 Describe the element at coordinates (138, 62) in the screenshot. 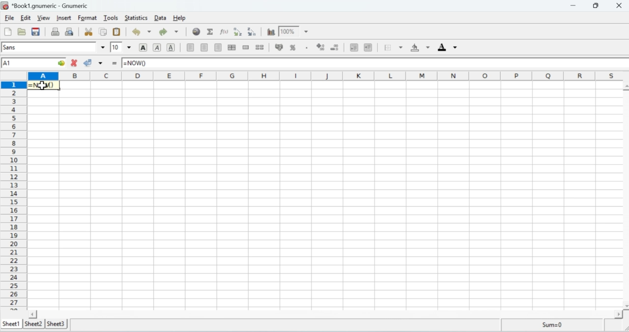

I see `Type "=NOW()"` at that location.